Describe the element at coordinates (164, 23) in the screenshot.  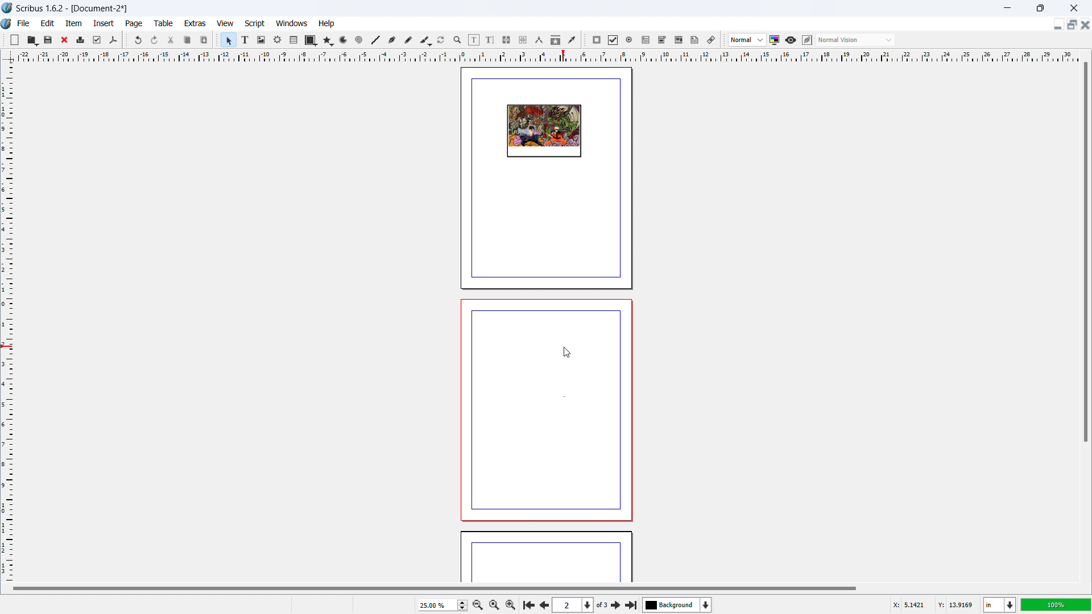
I see `table` at that location.